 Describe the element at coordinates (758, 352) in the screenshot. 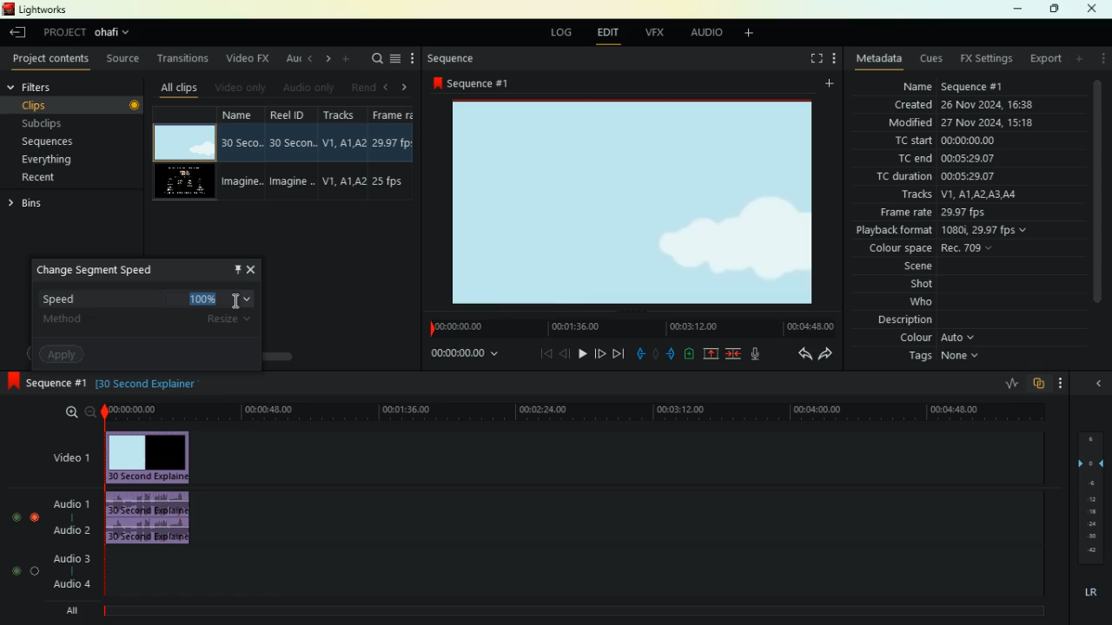

I see `mic` at that location.